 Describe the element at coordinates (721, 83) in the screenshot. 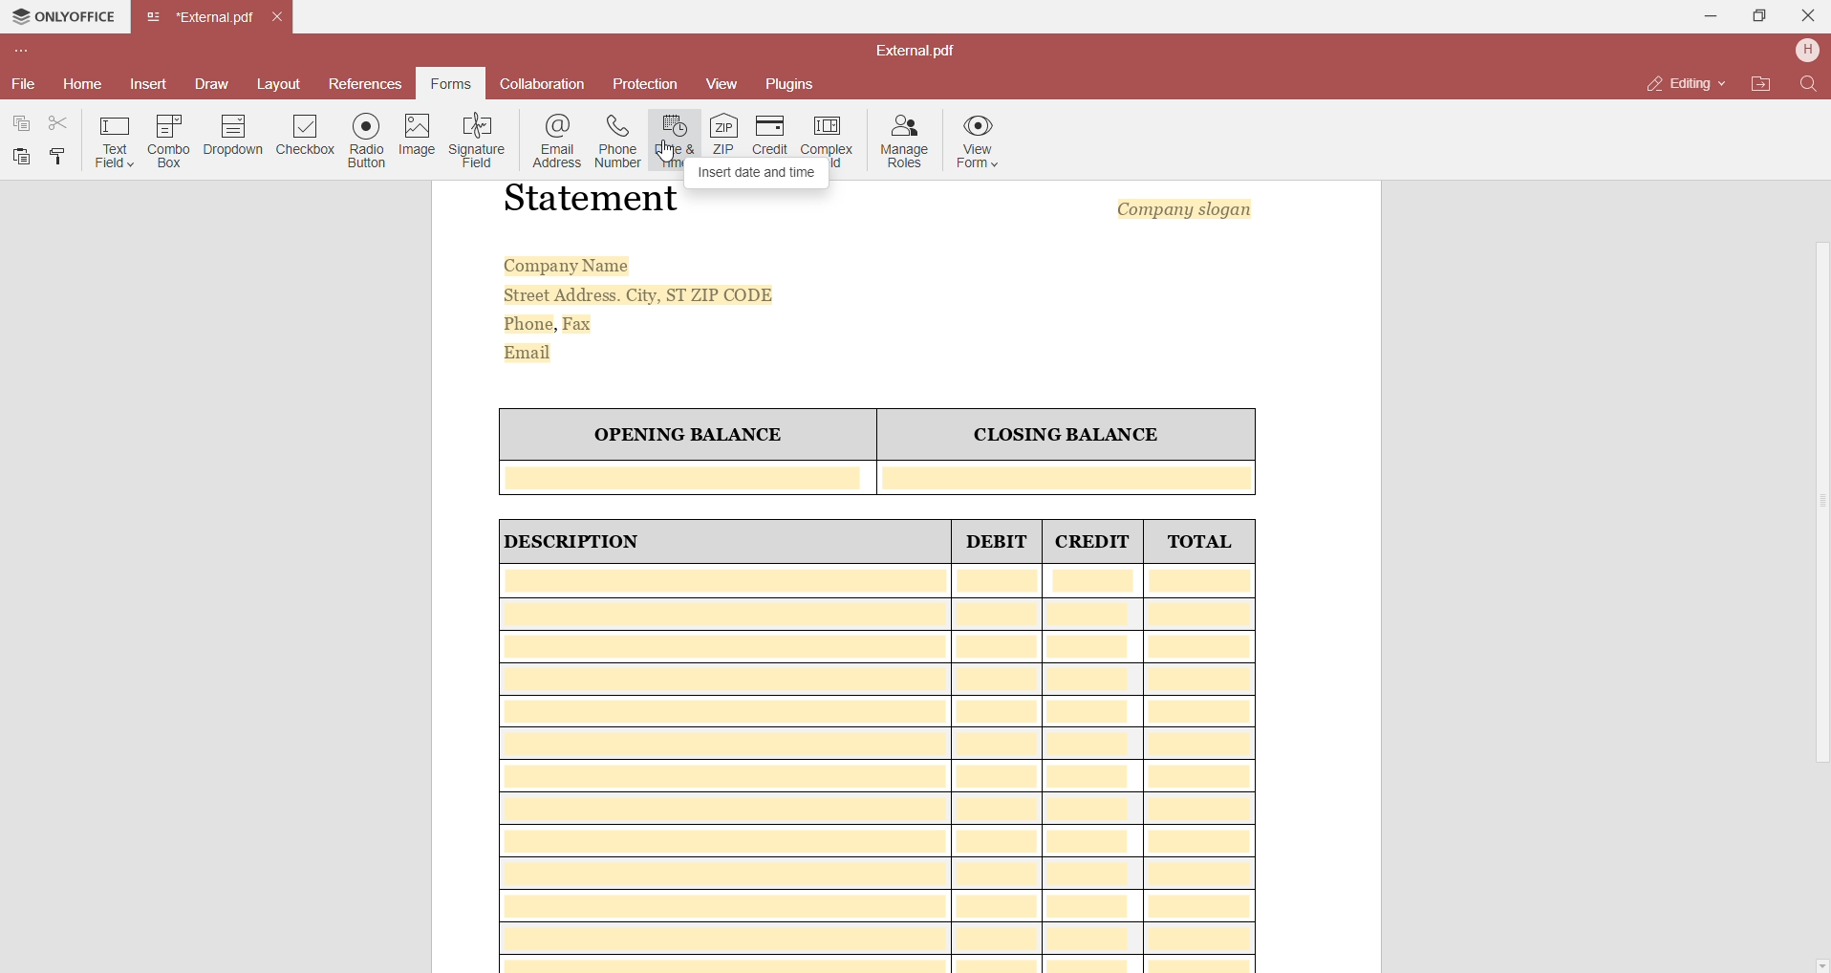

I see `View` at that location.